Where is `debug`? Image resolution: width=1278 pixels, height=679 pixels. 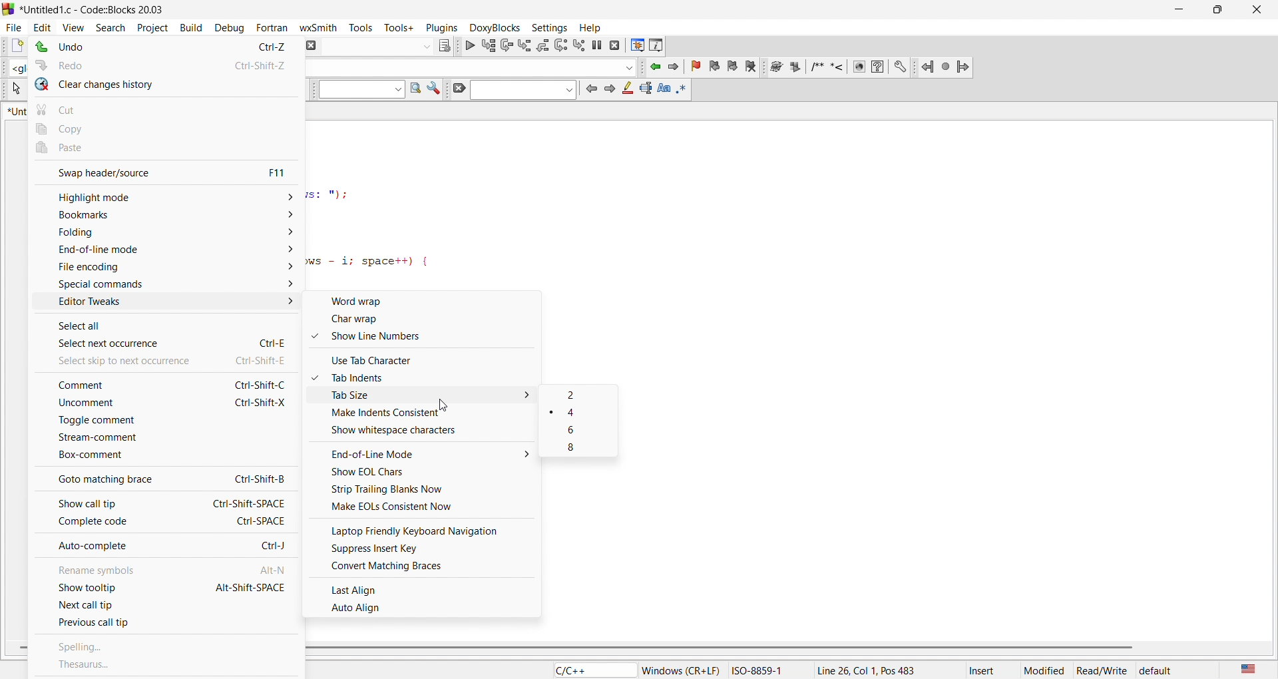
debug is located at coordinates (230, 27).